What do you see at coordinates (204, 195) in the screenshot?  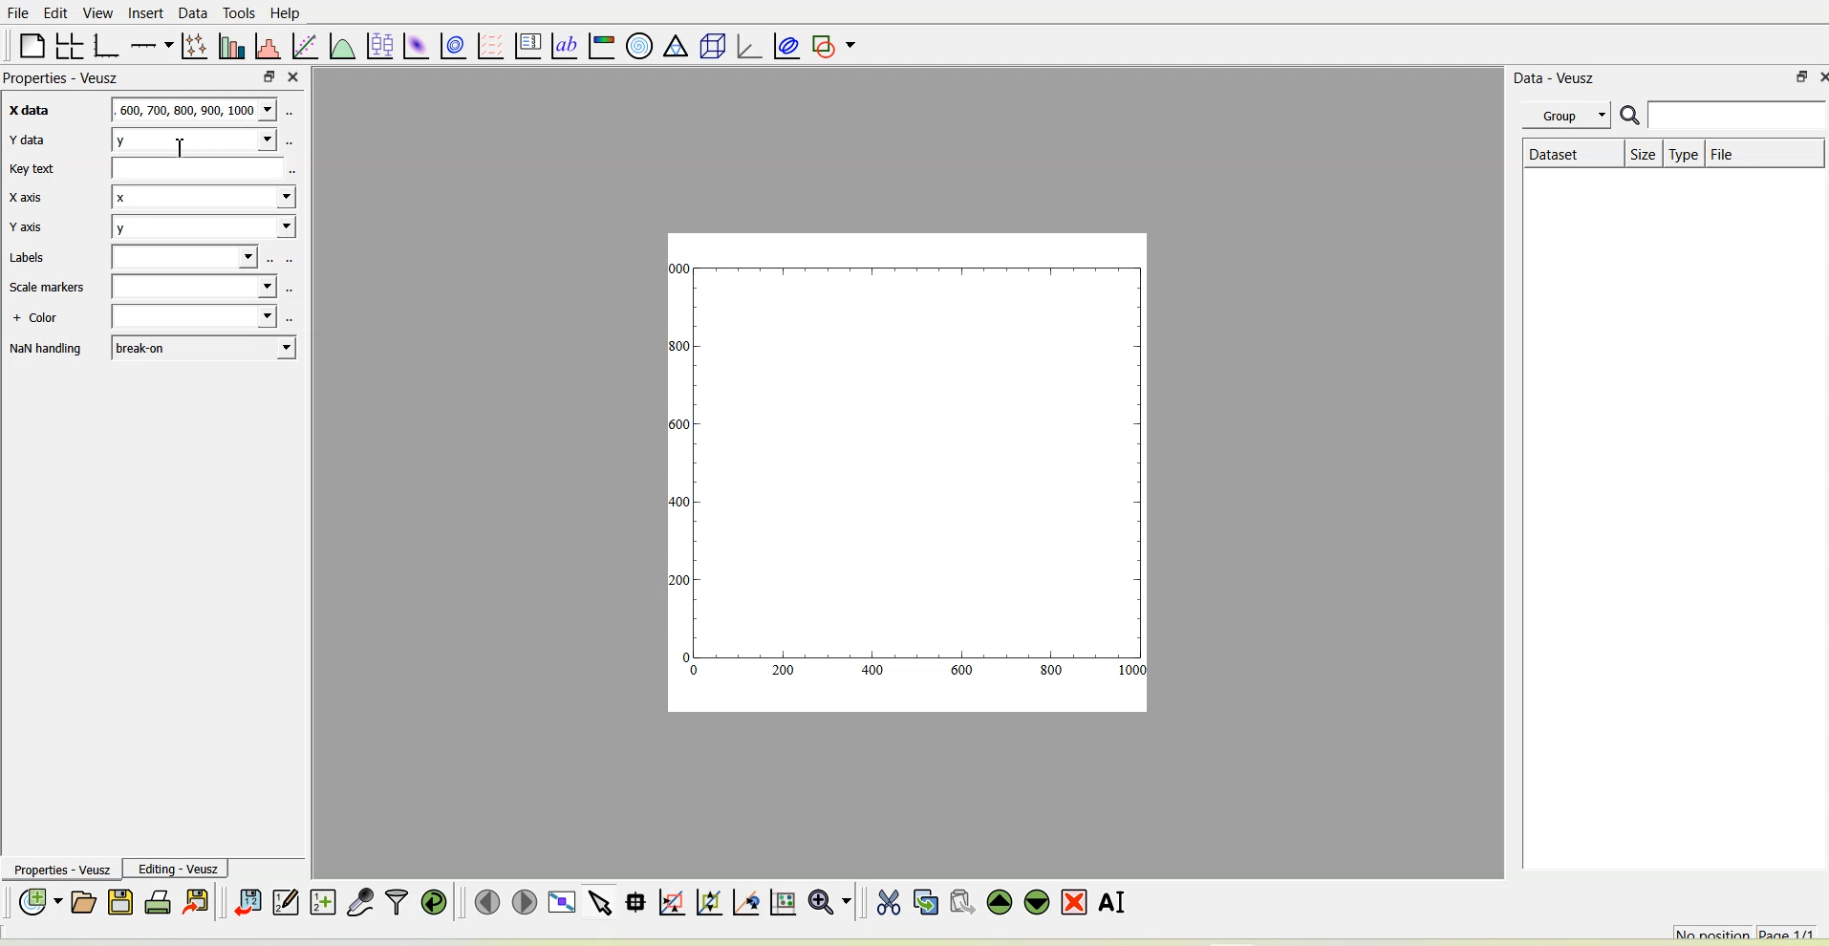 I see `x` at bounding box center [204, 195].